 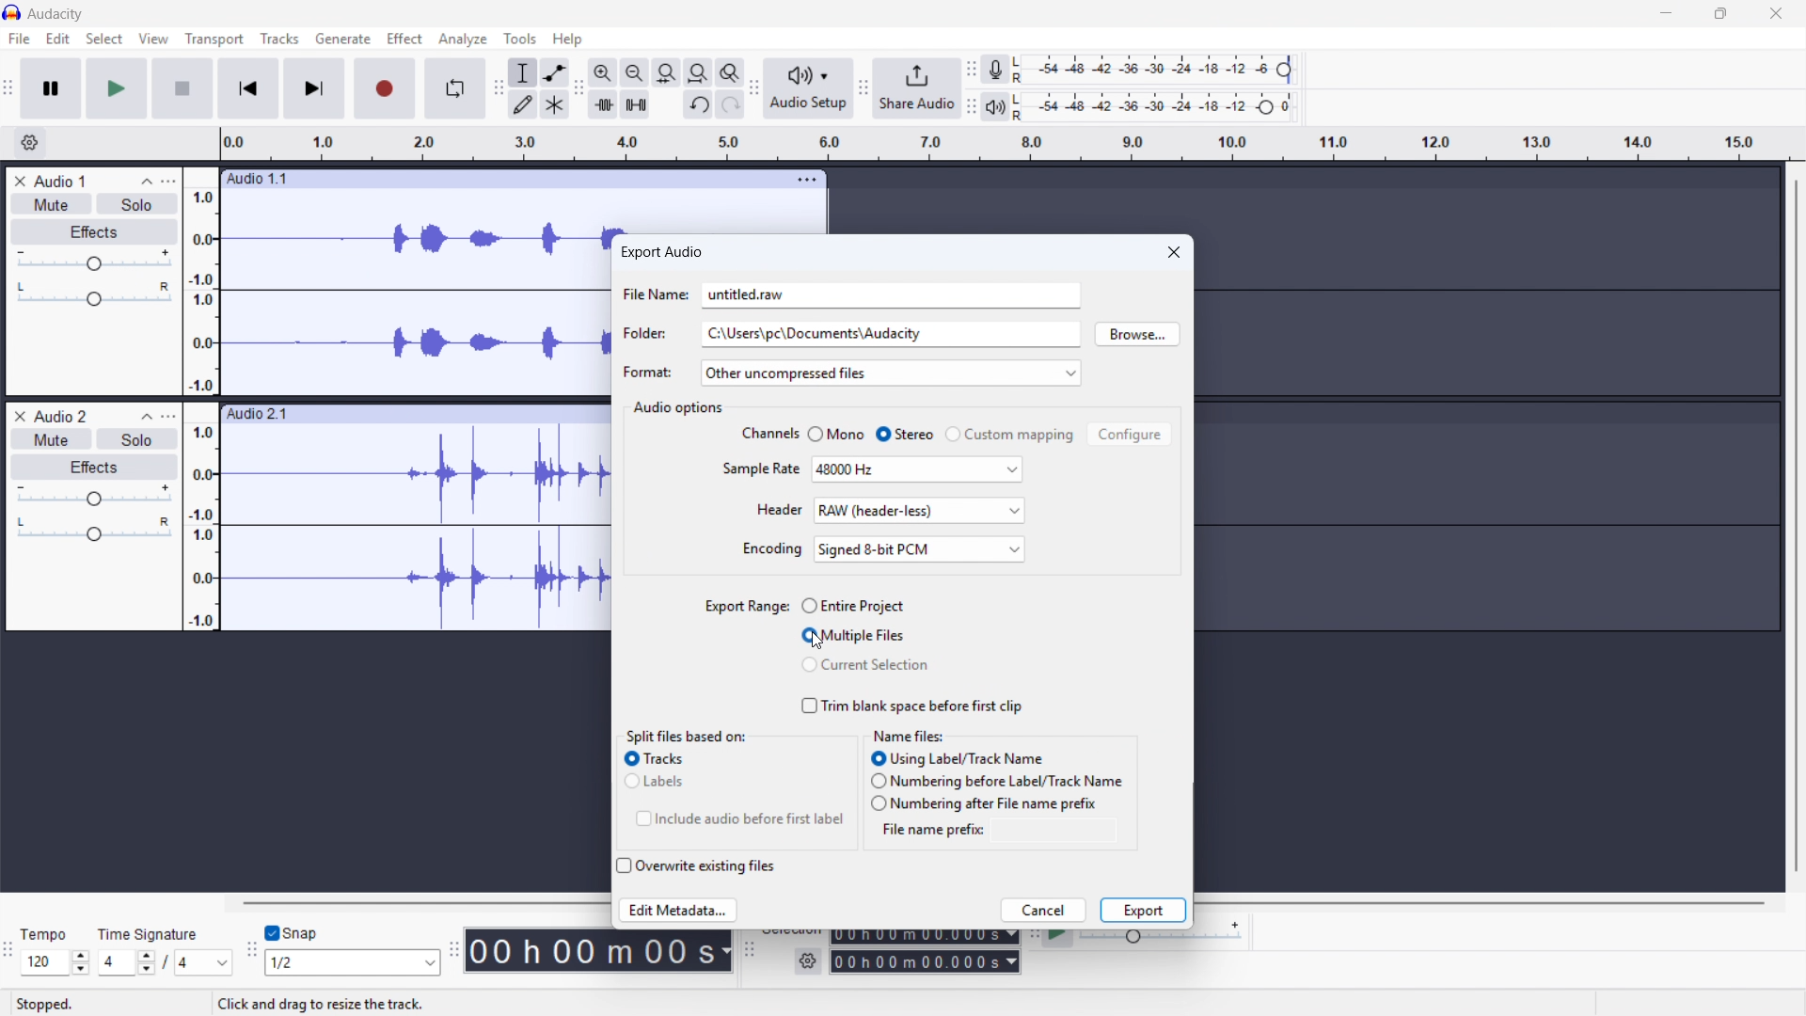 What do you see at coordinates (118, 88) in the screenshot?
I see `Play ` at bounding box center [118, 88].